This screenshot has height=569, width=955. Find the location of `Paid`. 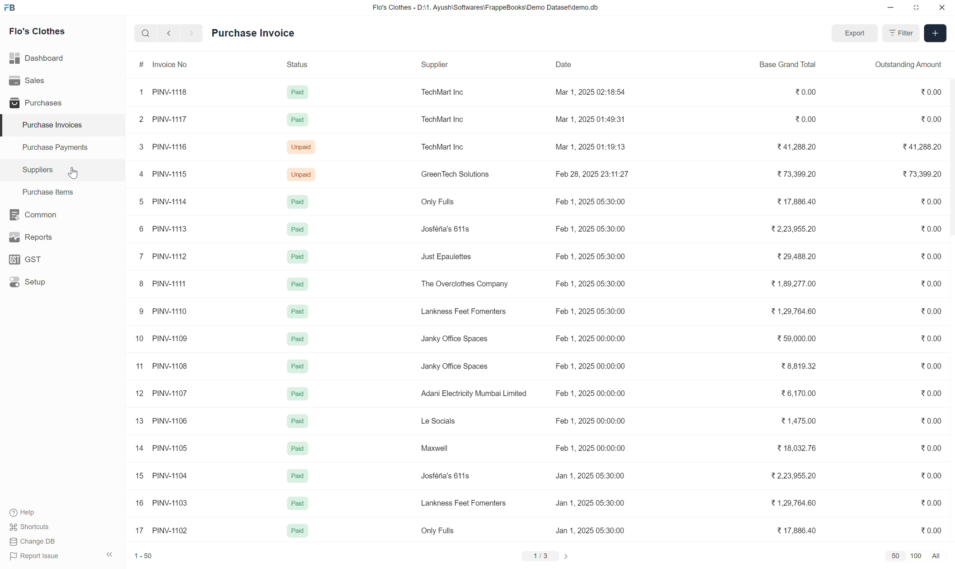

Paid is located at coordinates (296, 117).